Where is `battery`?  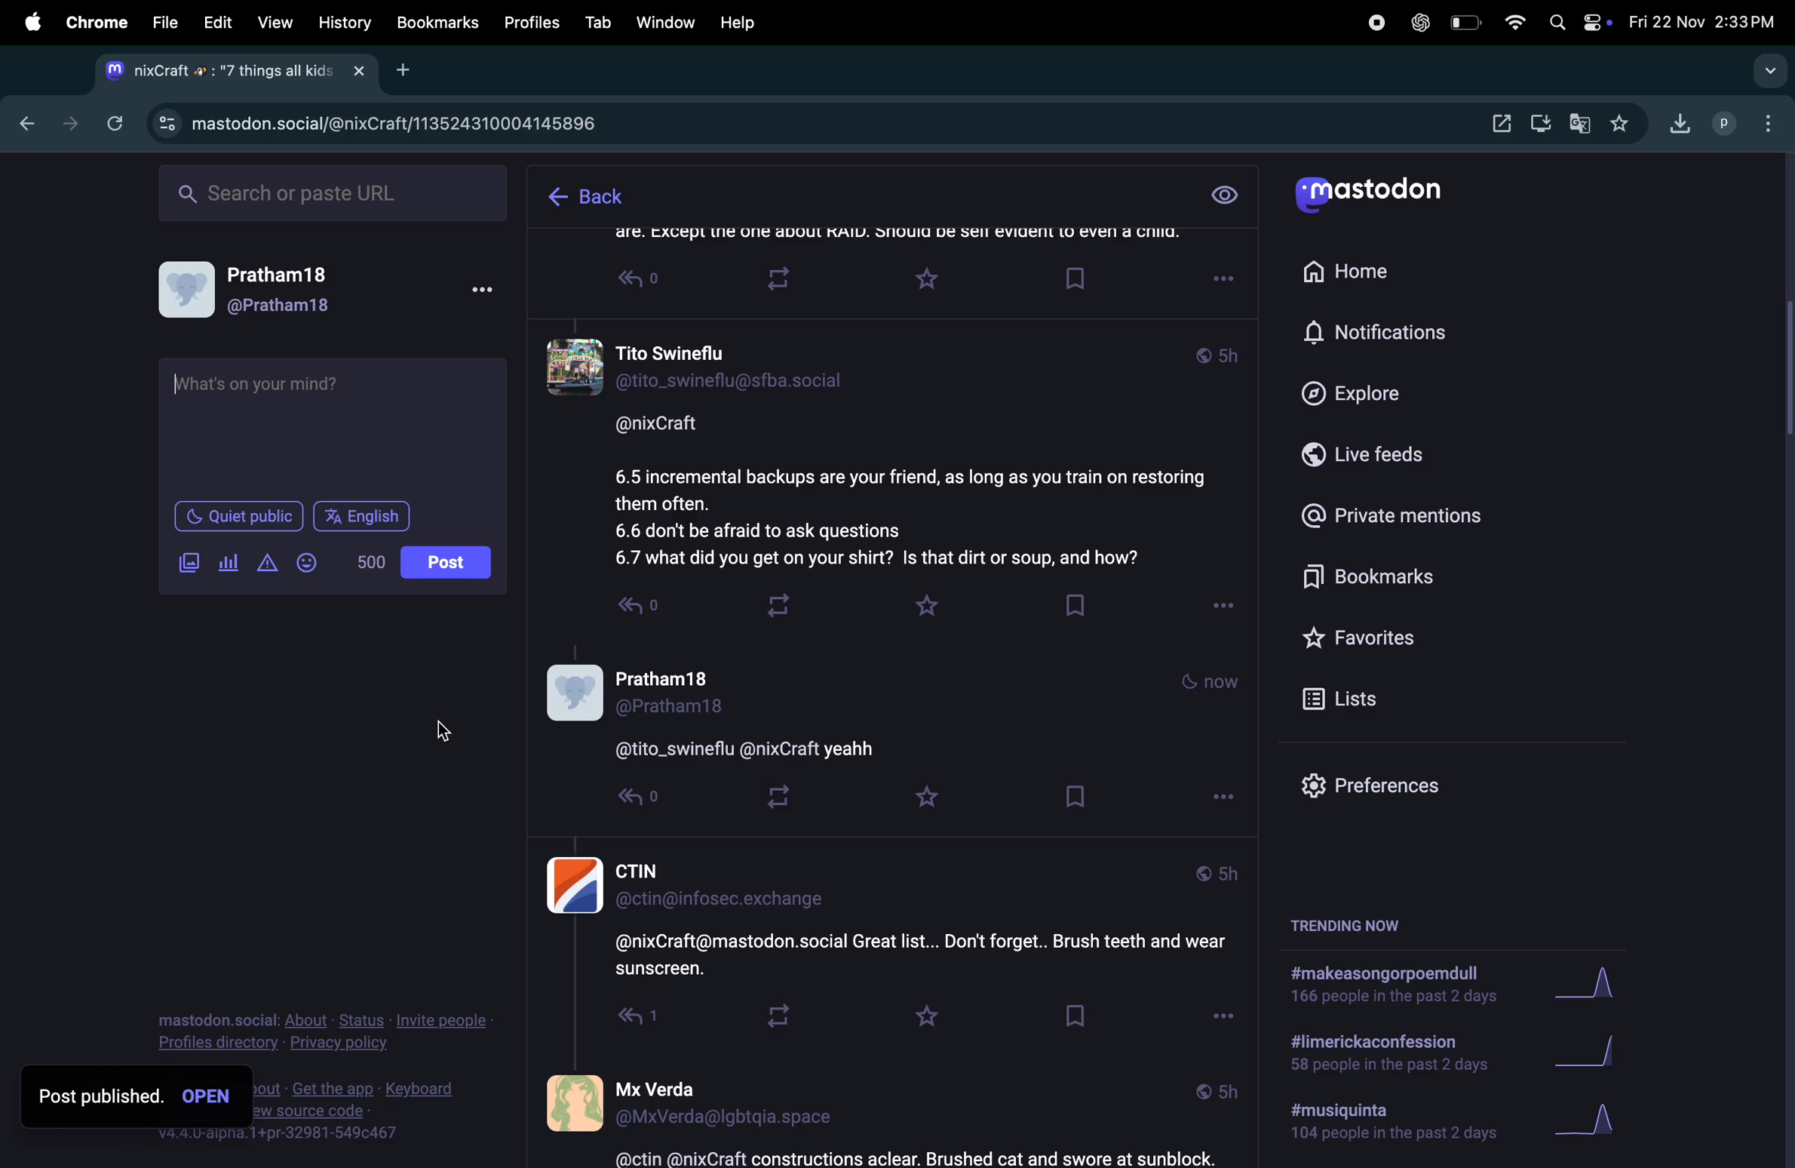 battery is located at coordinates (1468, 23).